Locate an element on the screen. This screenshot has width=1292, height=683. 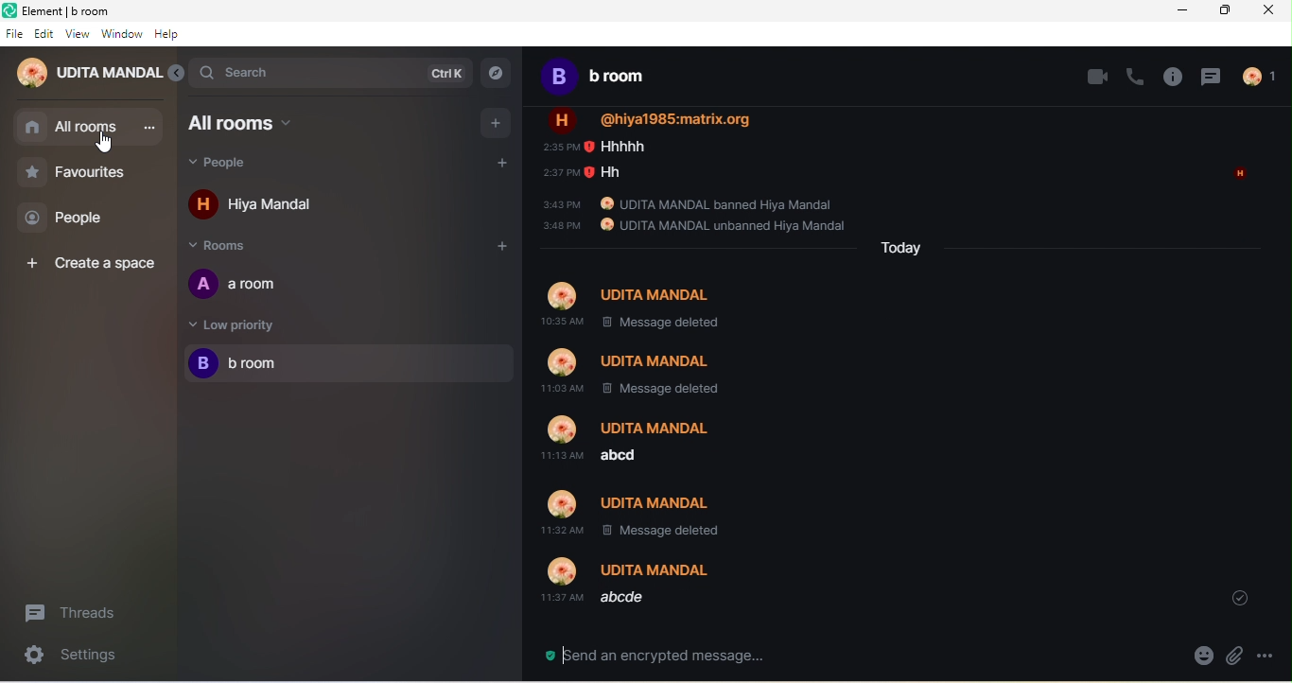
all rooms is located at coordinates (89, 127).